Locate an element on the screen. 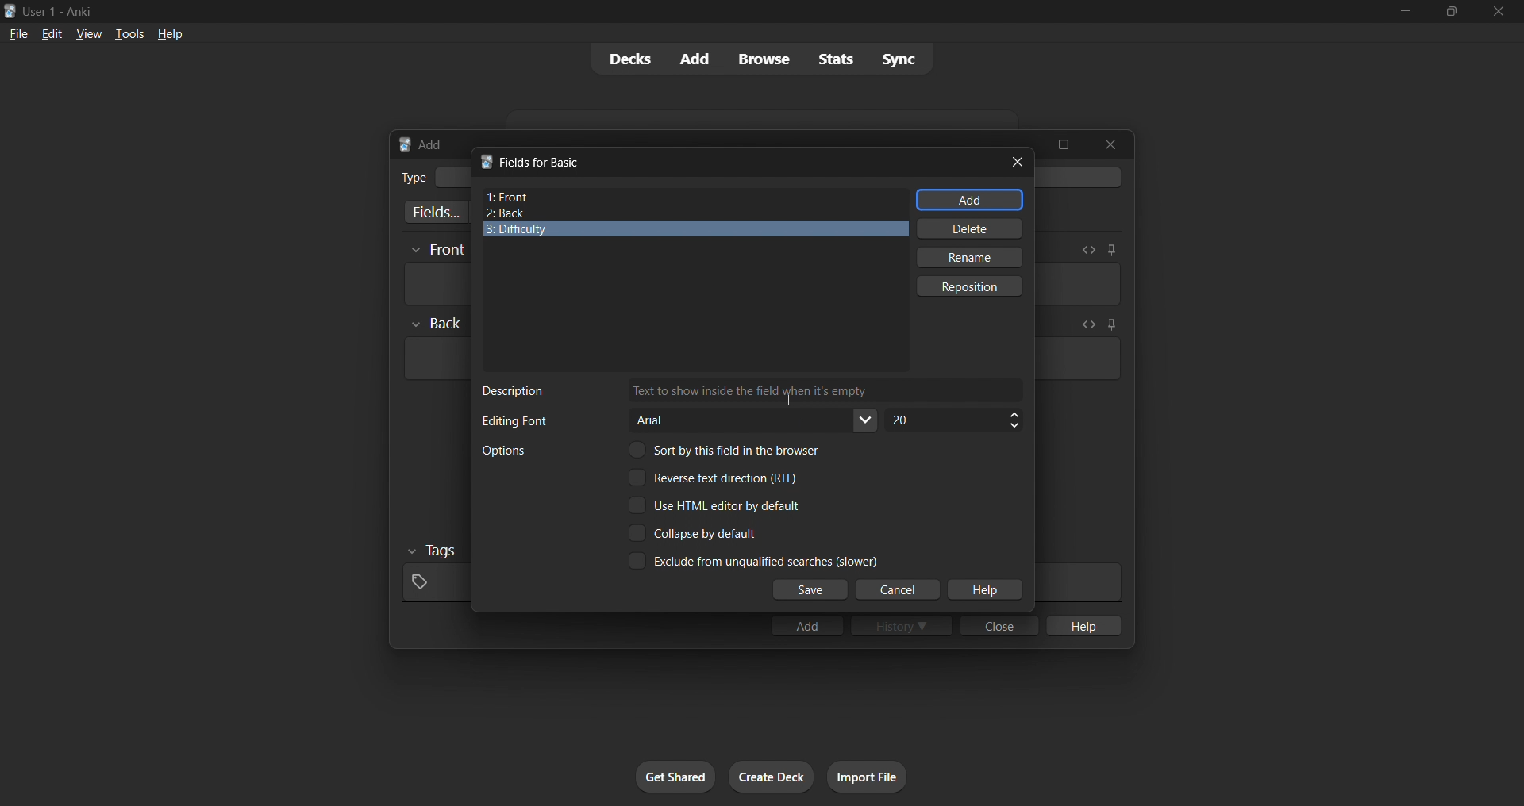 This screenshot has height=806, width=1524. Text is located at coordinates (503, 451).